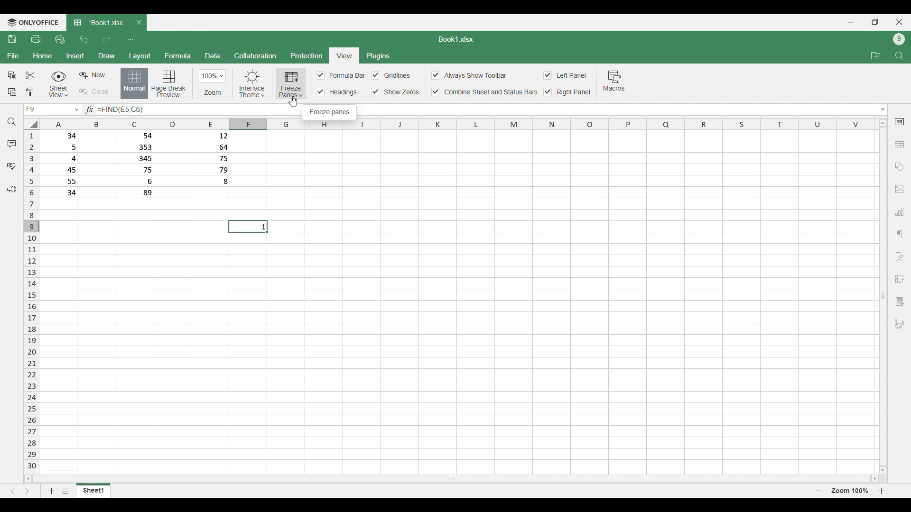 This screenshot has width=911, height=512. What do you see at coordinates (337, 92) in the screenshot?
I see `` at bounding box center [337, 92].